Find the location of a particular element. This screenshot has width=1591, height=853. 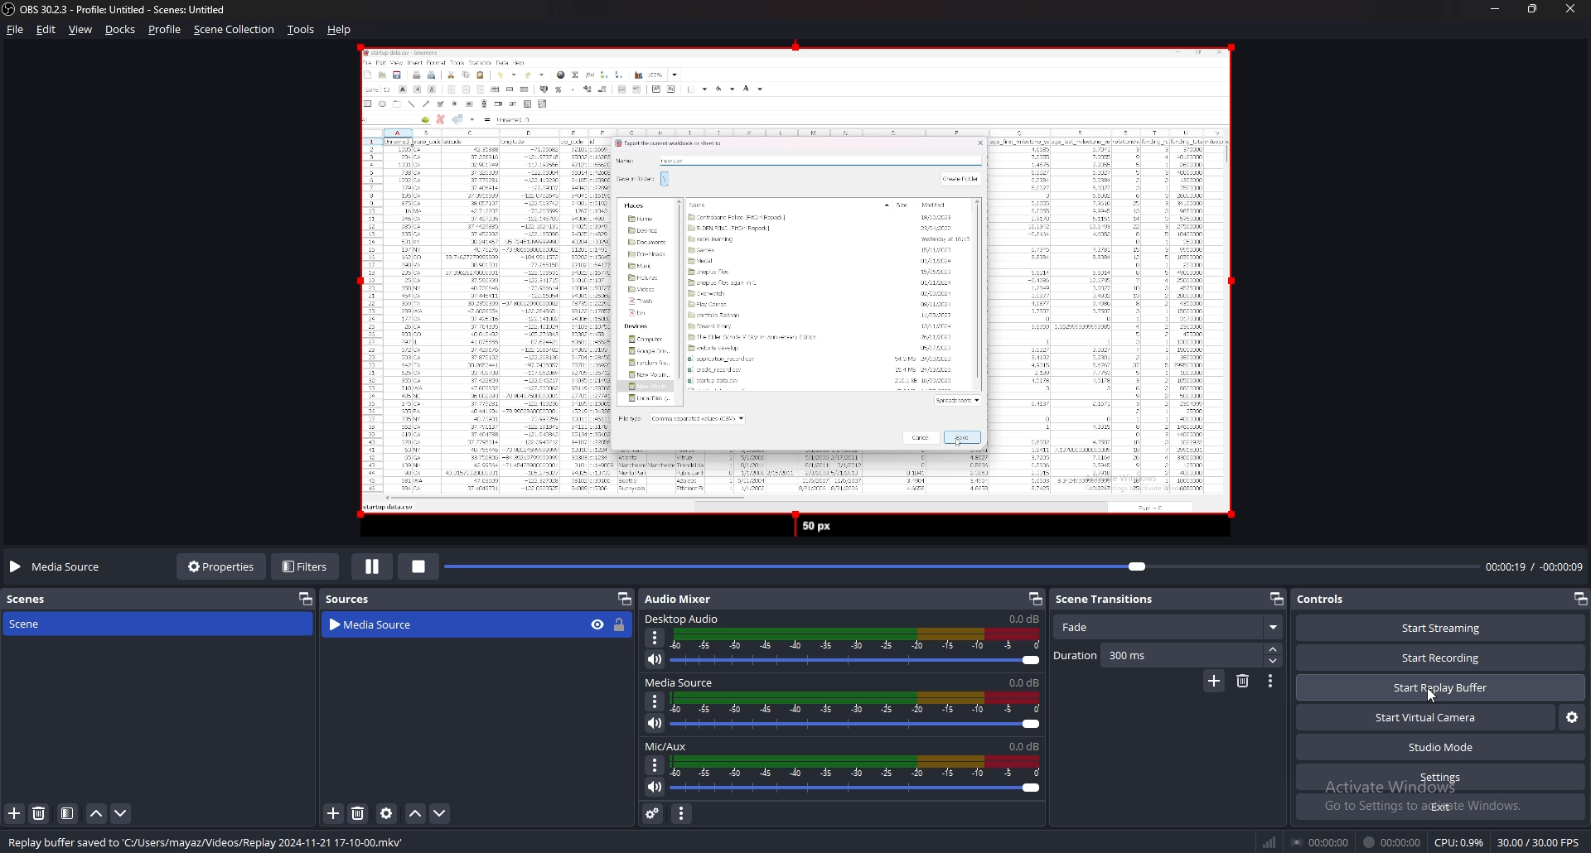

resize is located at coordinates (1531, 8).